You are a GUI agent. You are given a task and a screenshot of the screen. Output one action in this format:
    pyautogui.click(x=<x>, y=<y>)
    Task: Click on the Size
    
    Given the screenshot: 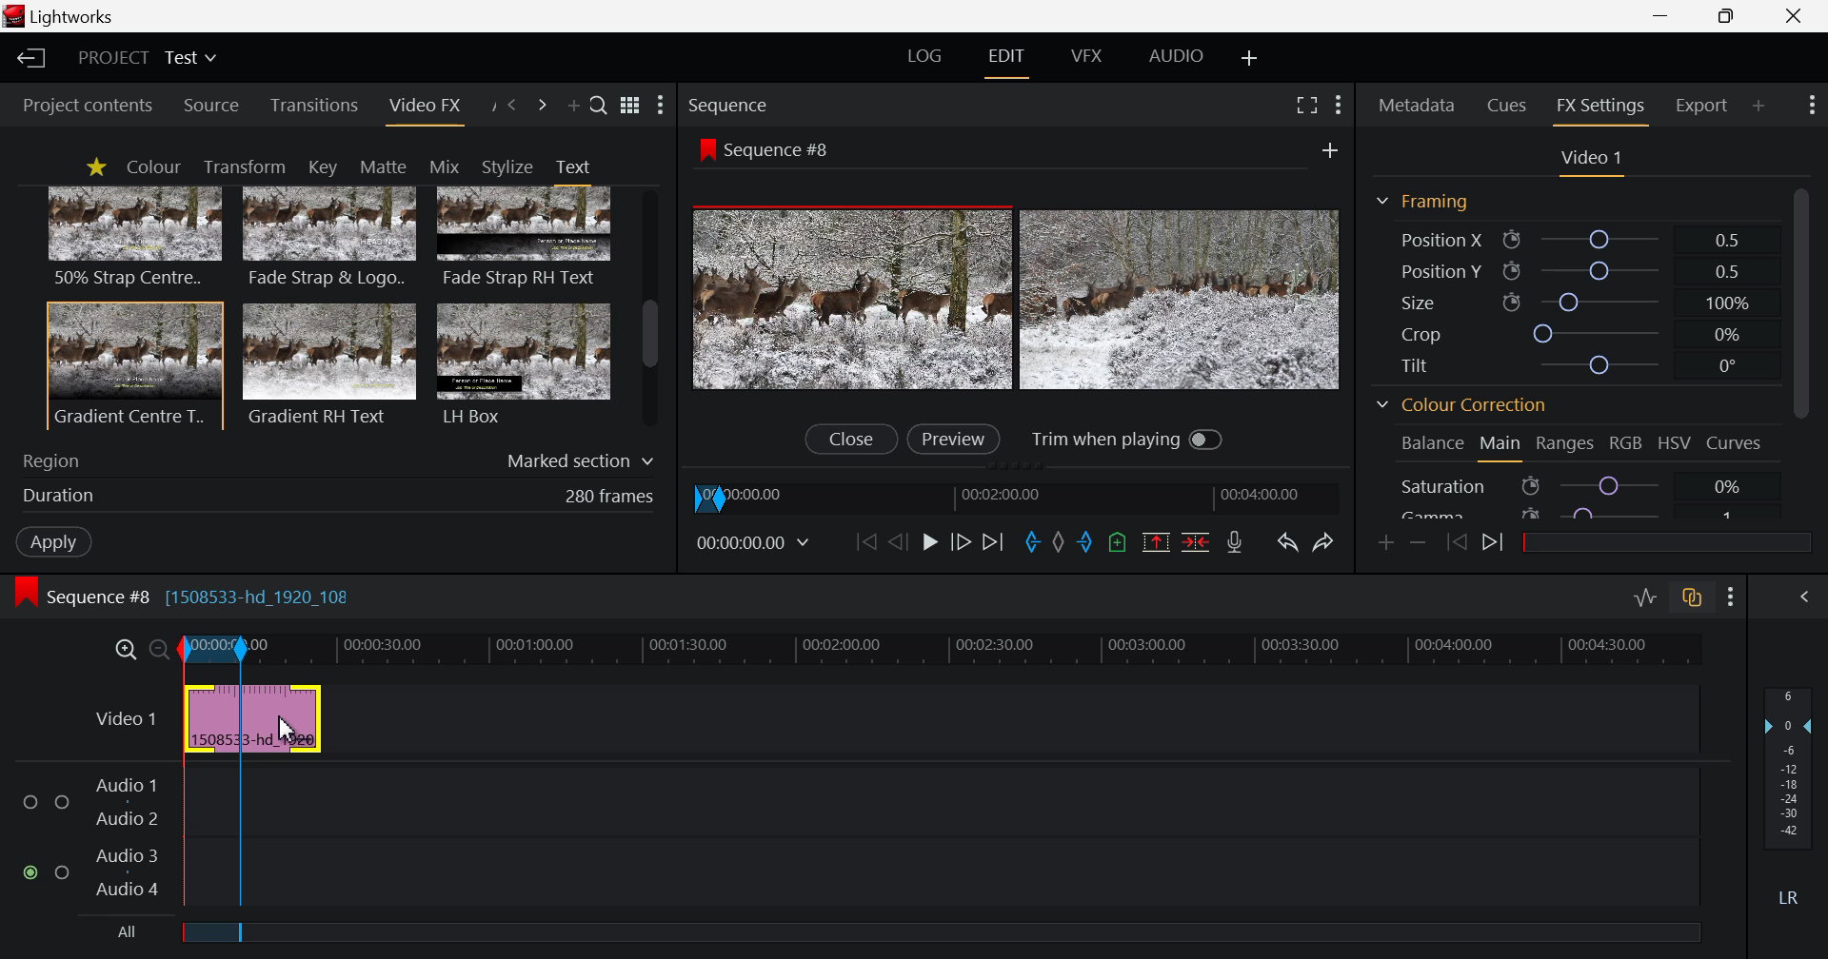 What is the action you would take?
    pyautogui.click(x=1572, y=300)
    